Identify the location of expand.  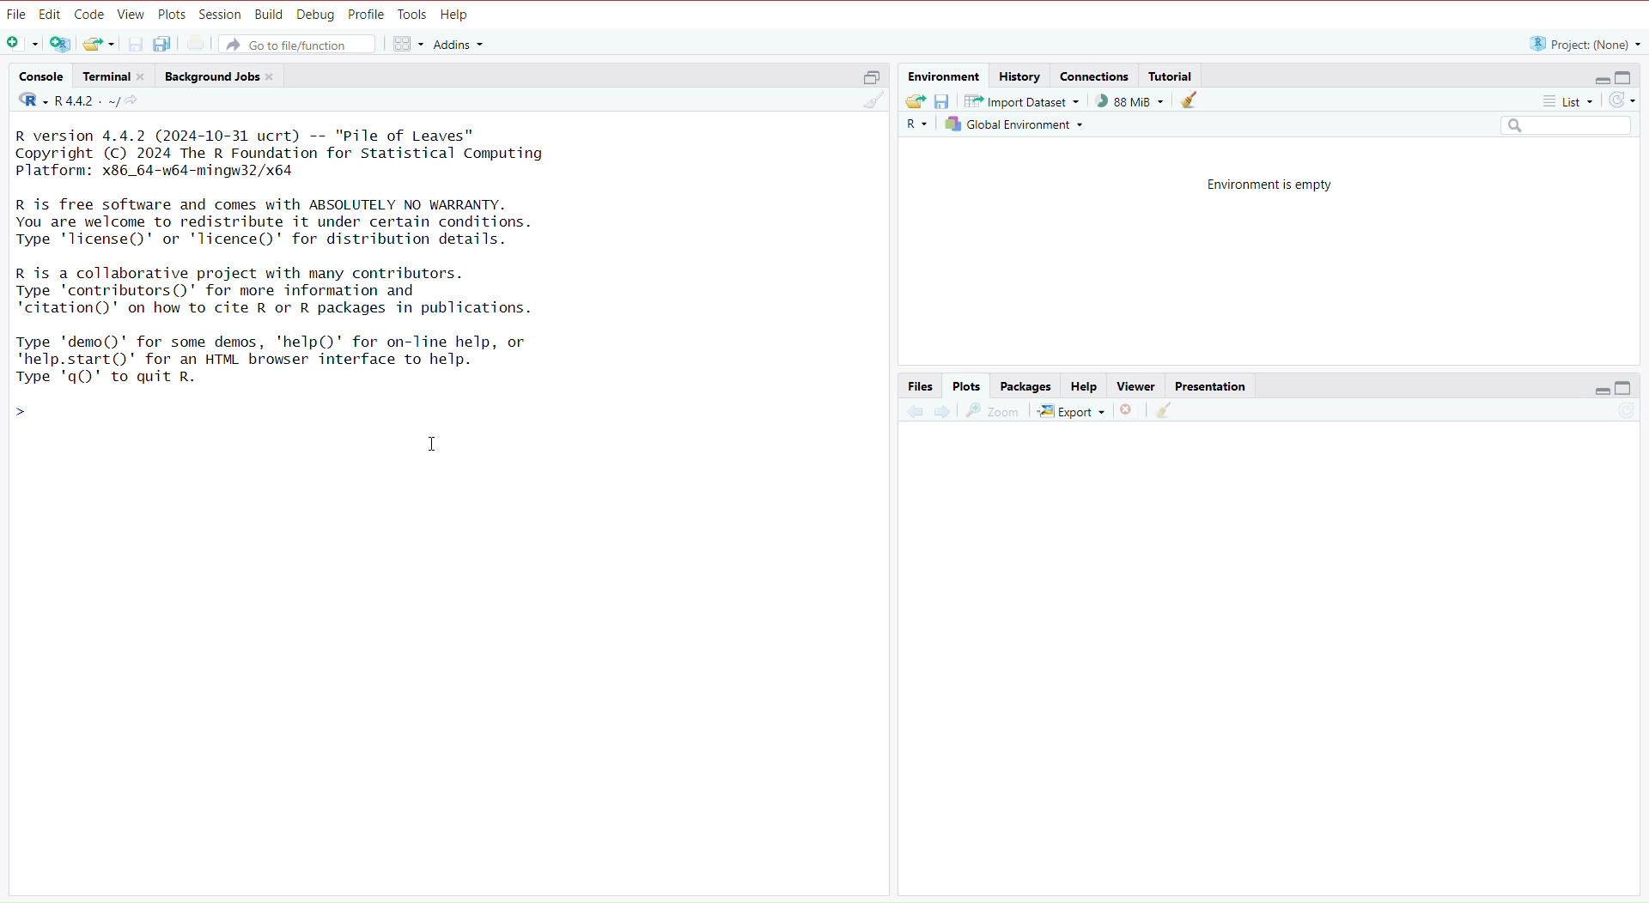
(867, 80).